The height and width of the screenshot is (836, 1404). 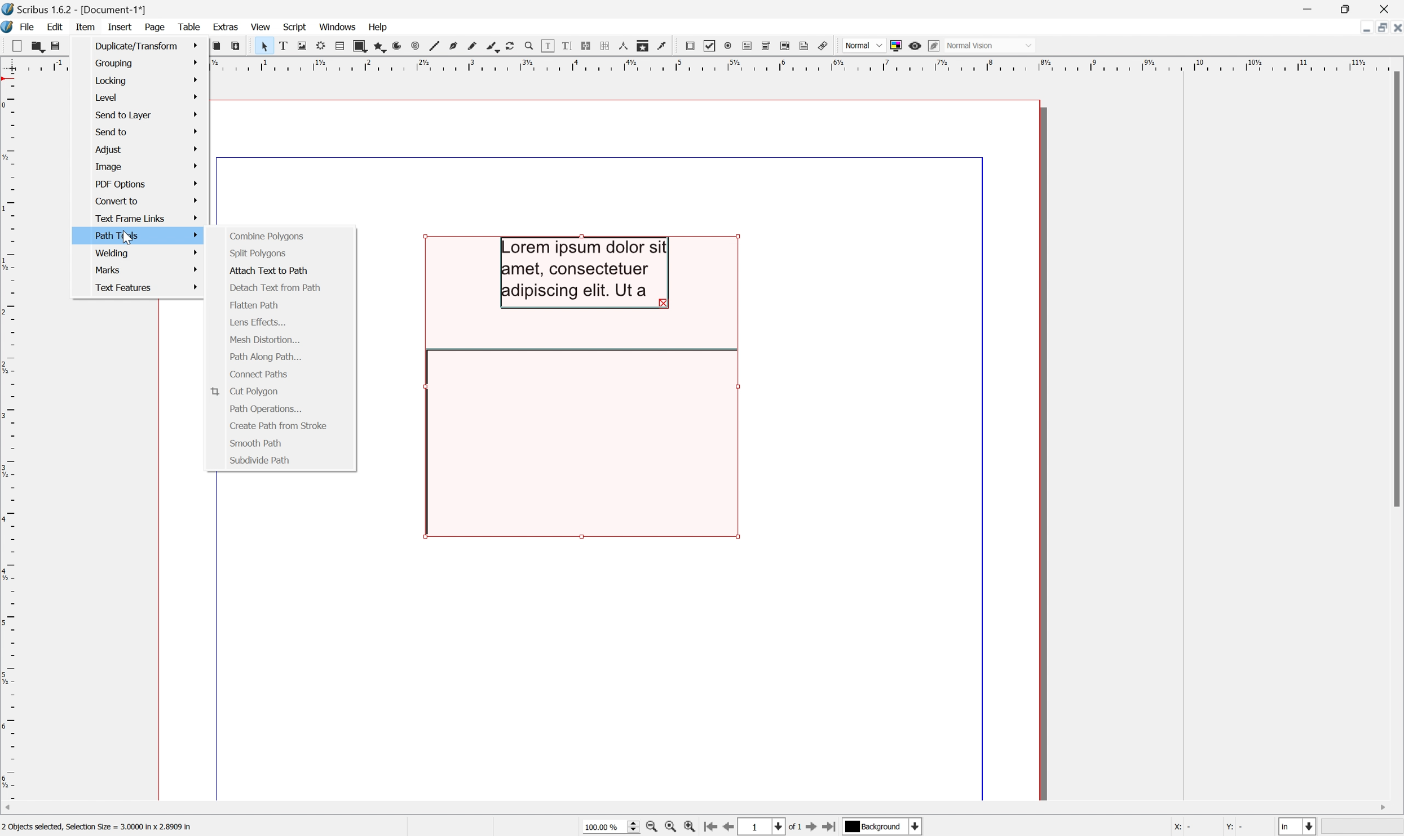 I want to click on Edit contents of frame, so click(x=547, y=45).